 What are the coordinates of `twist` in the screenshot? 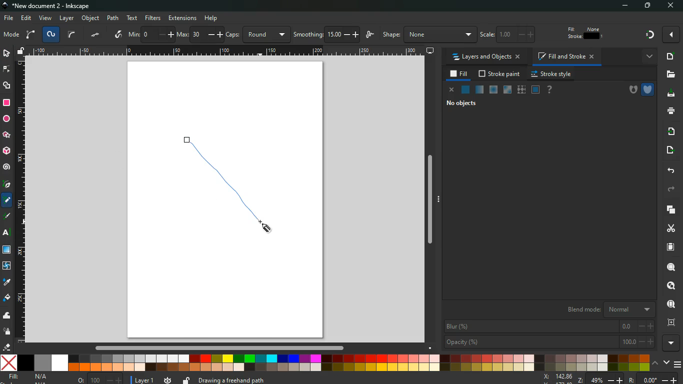 It's located at (7, 266).